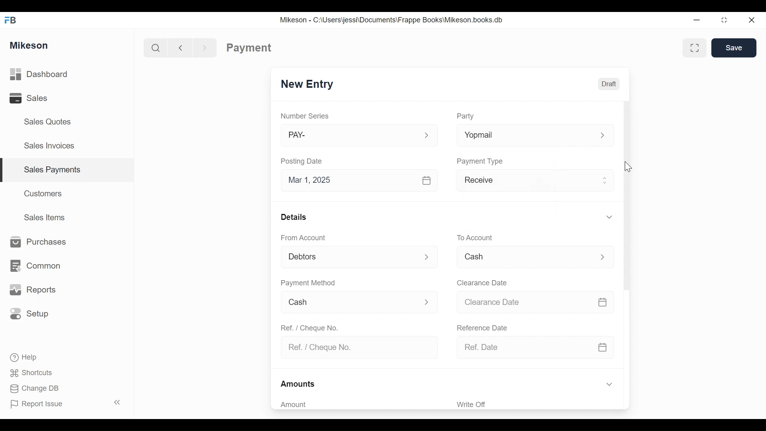 This screenshot has height=431, width=766. Describe the element at coordinates (538, 302) in the screenshot. I see `Clearance date` at that location.